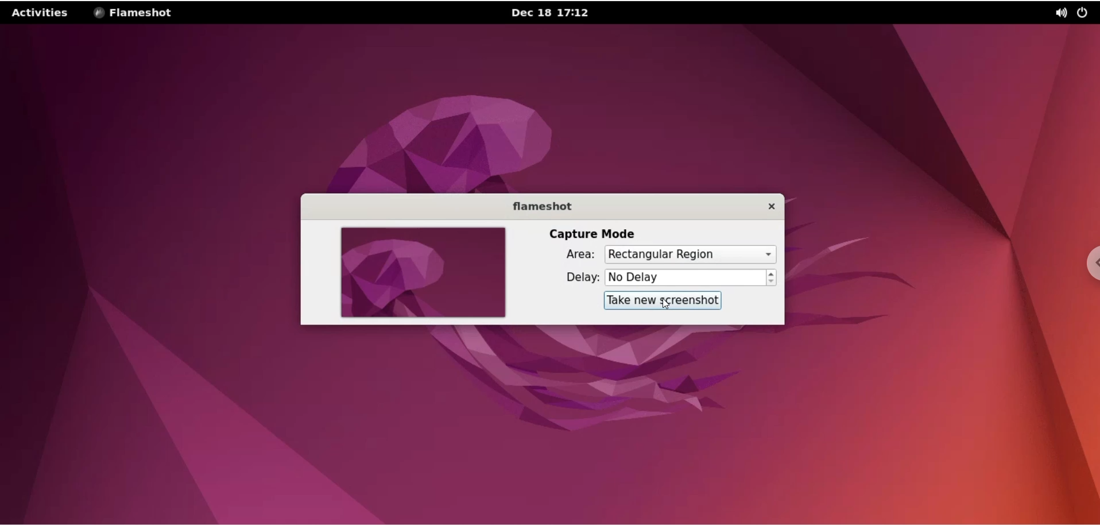 The height and width of the screenshot is (525, 1100). Describe the element at coordinates (772, 278) in the screenshot. I see `increment and decrement delay buttons` at that location.